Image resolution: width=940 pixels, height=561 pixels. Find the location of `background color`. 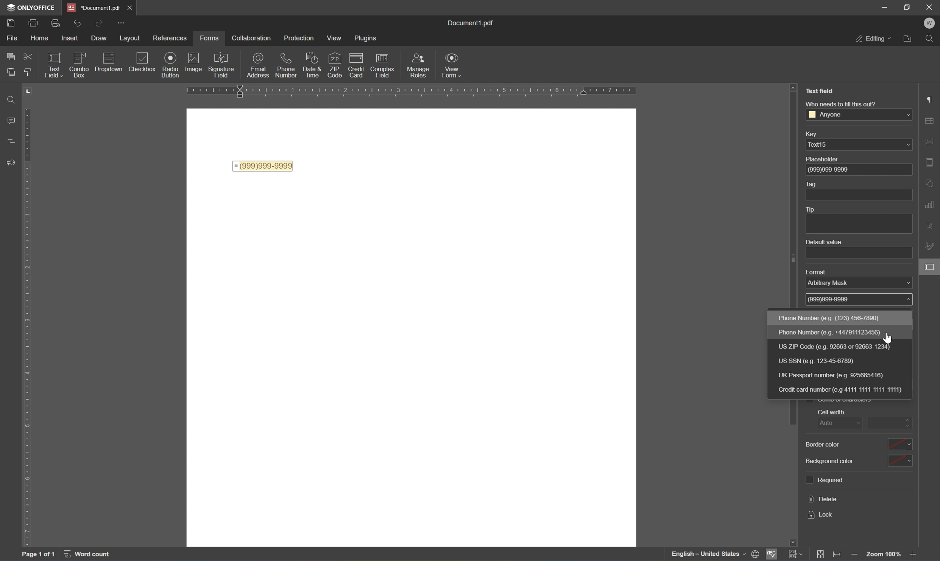

background color is located at coordinates (862, 459).